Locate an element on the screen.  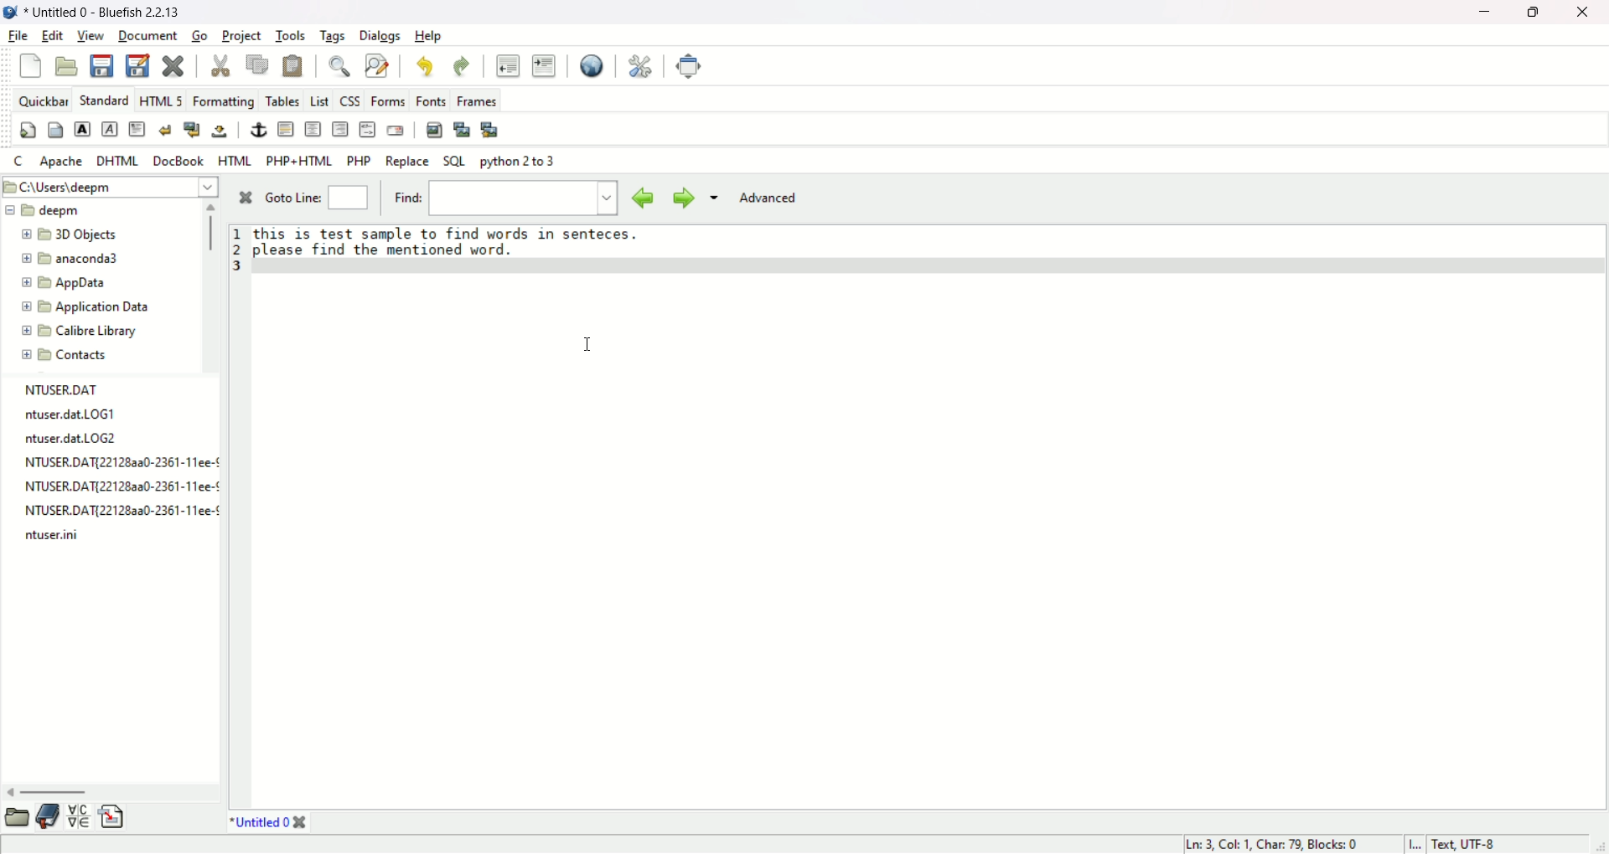
new is located at coordinates (31, 65).